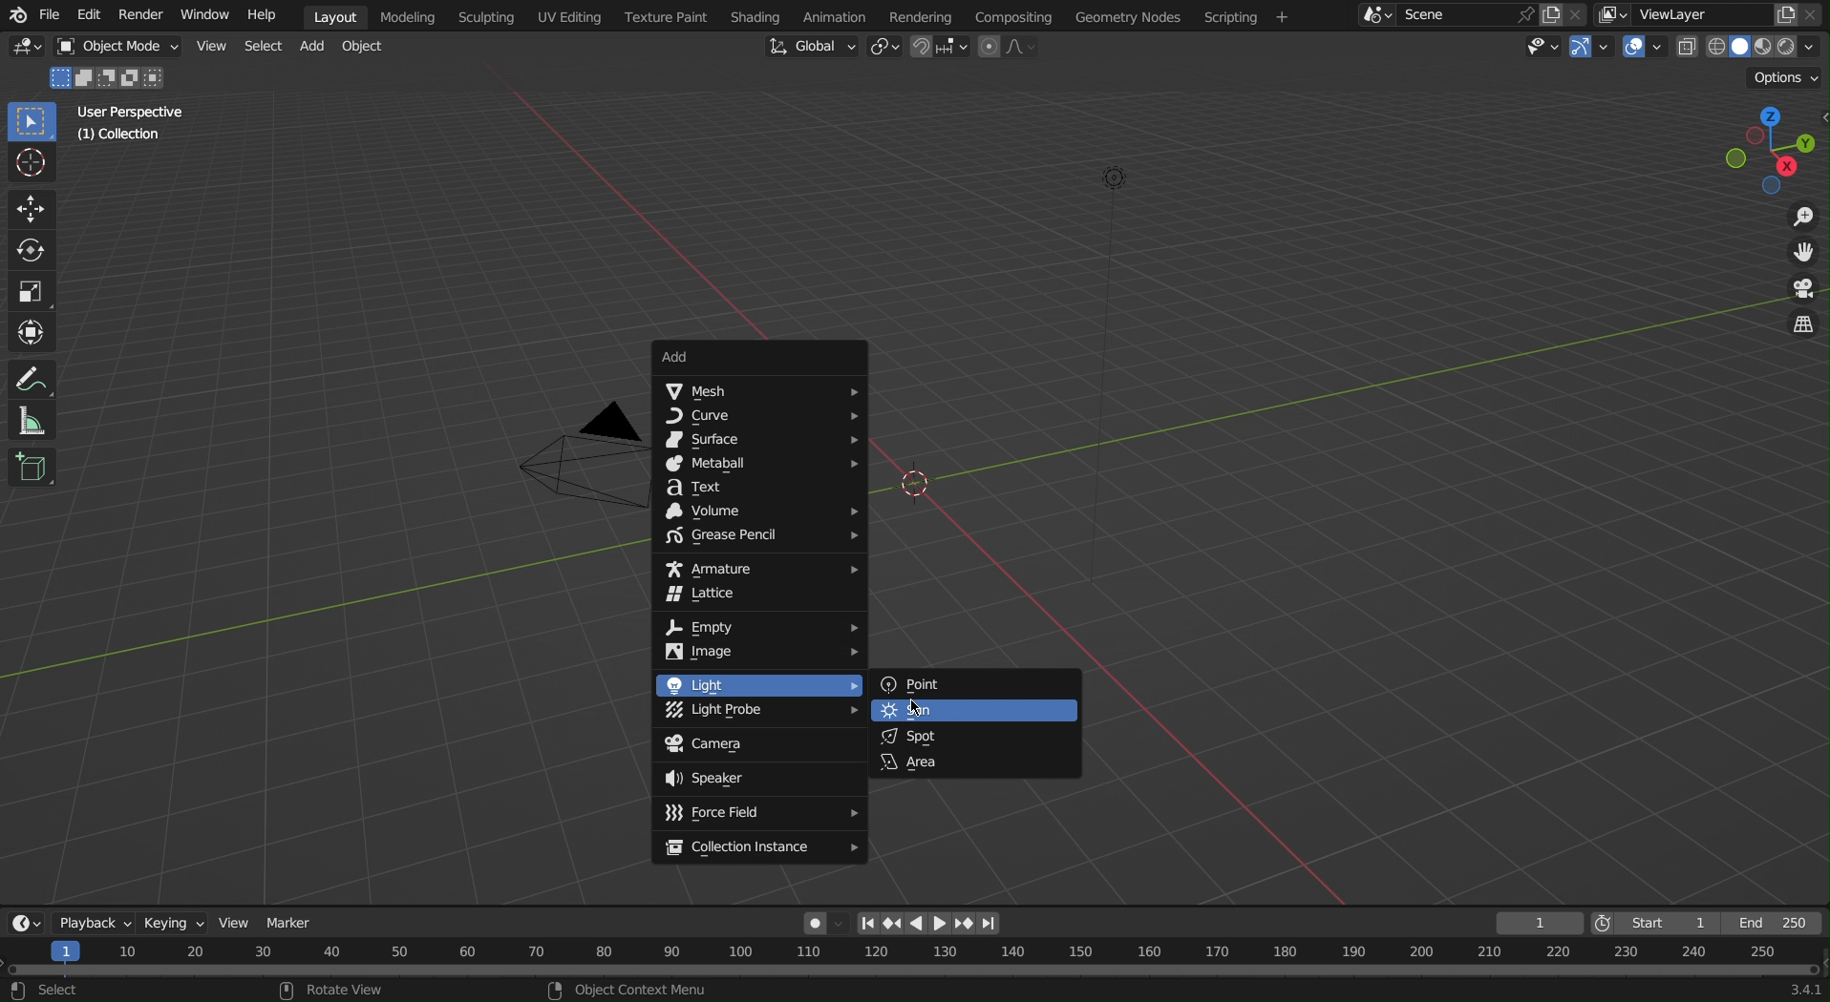 The height and width of the screenshot is (1002, 1830). What do you see at coordinates (1579, 13) in the screenshot?
I see `close` at bounding box center [1579, 13].